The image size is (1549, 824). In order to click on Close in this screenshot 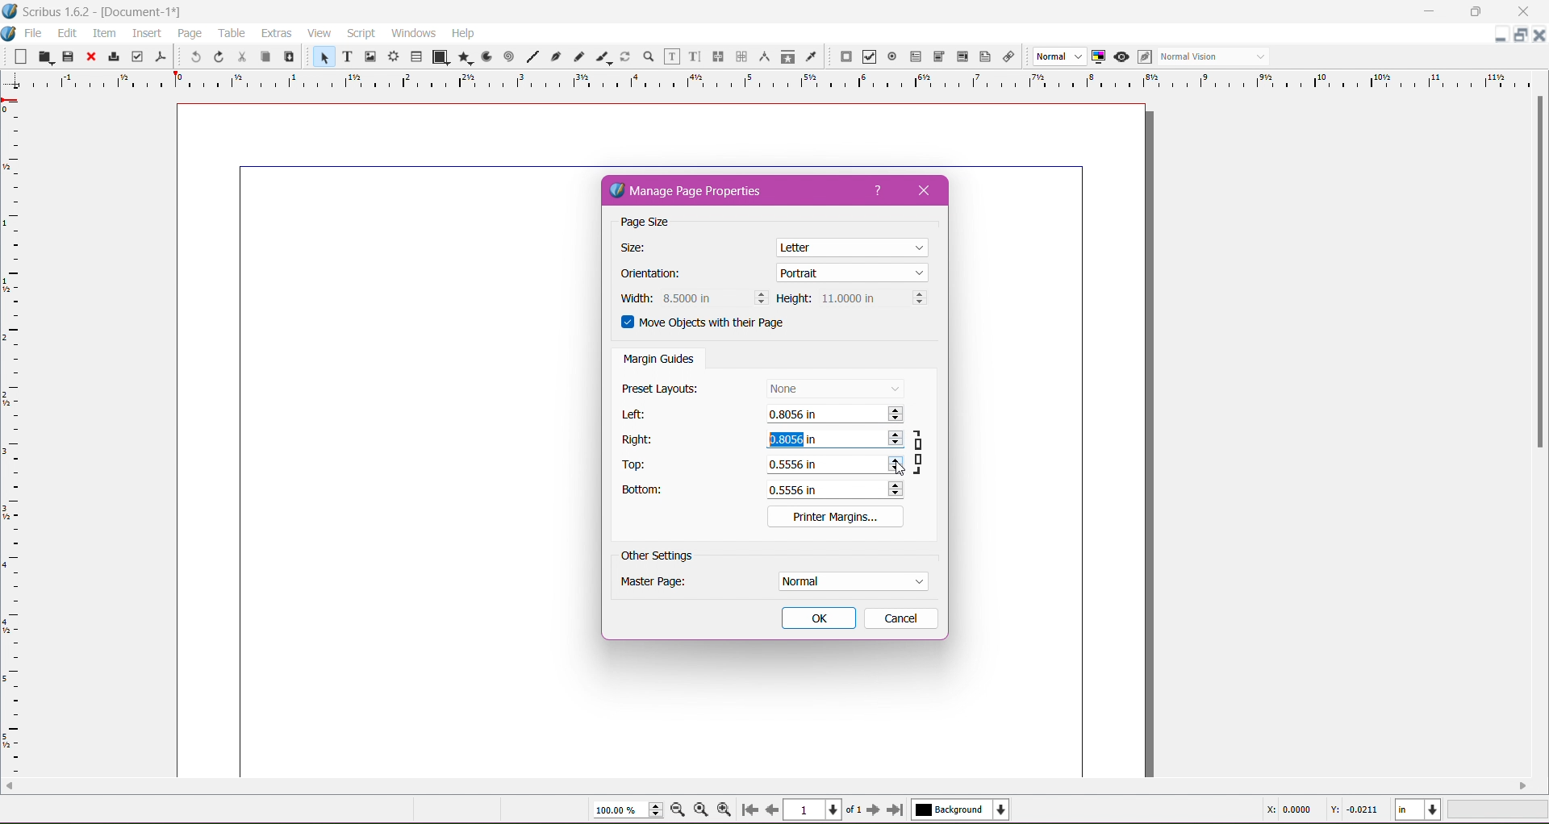, I will do `click(1518, 12)`.